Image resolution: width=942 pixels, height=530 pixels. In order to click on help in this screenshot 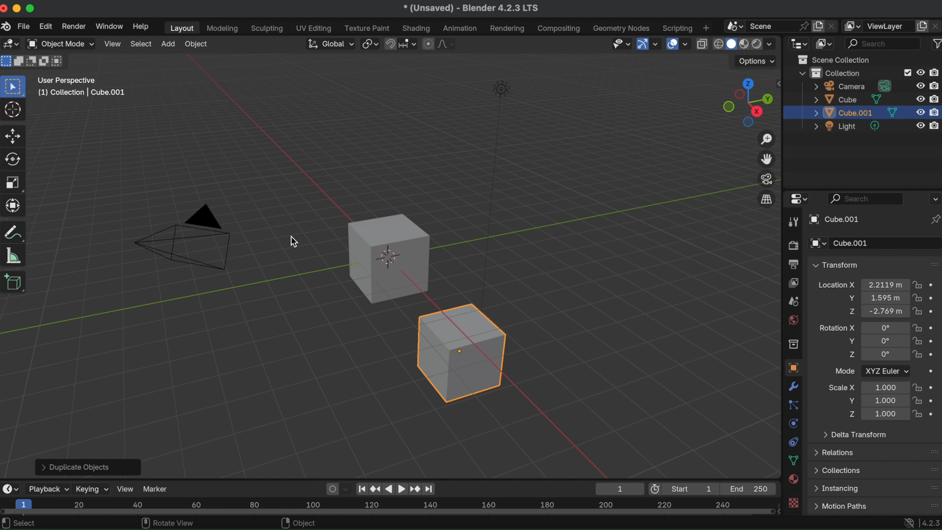, I will do `click(140, 26)`.